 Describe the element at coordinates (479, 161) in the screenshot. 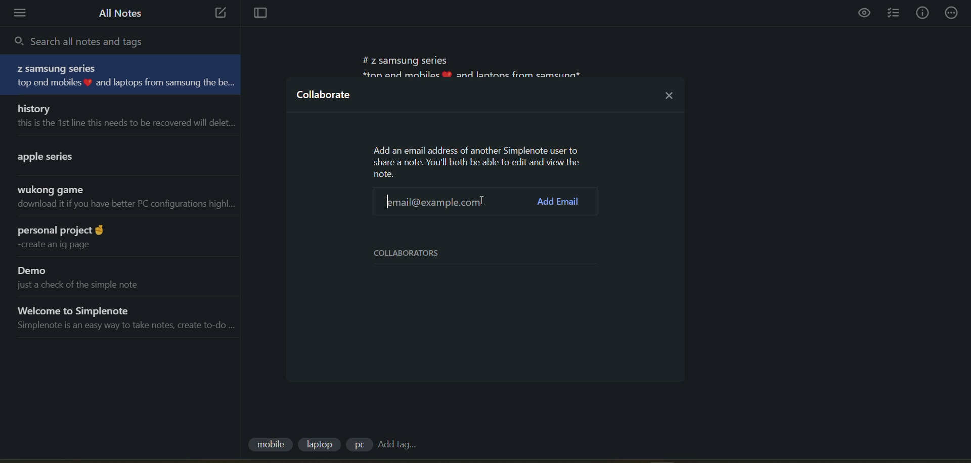

I see `metadata` at that location.